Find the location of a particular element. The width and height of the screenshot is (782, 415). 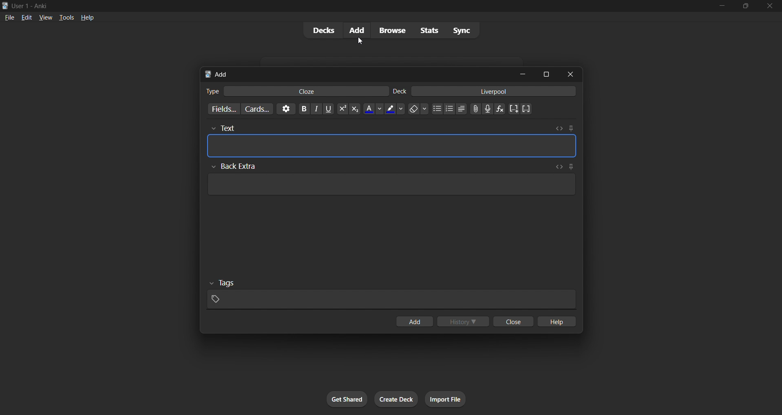

edit is located at coordinates (24, 17).